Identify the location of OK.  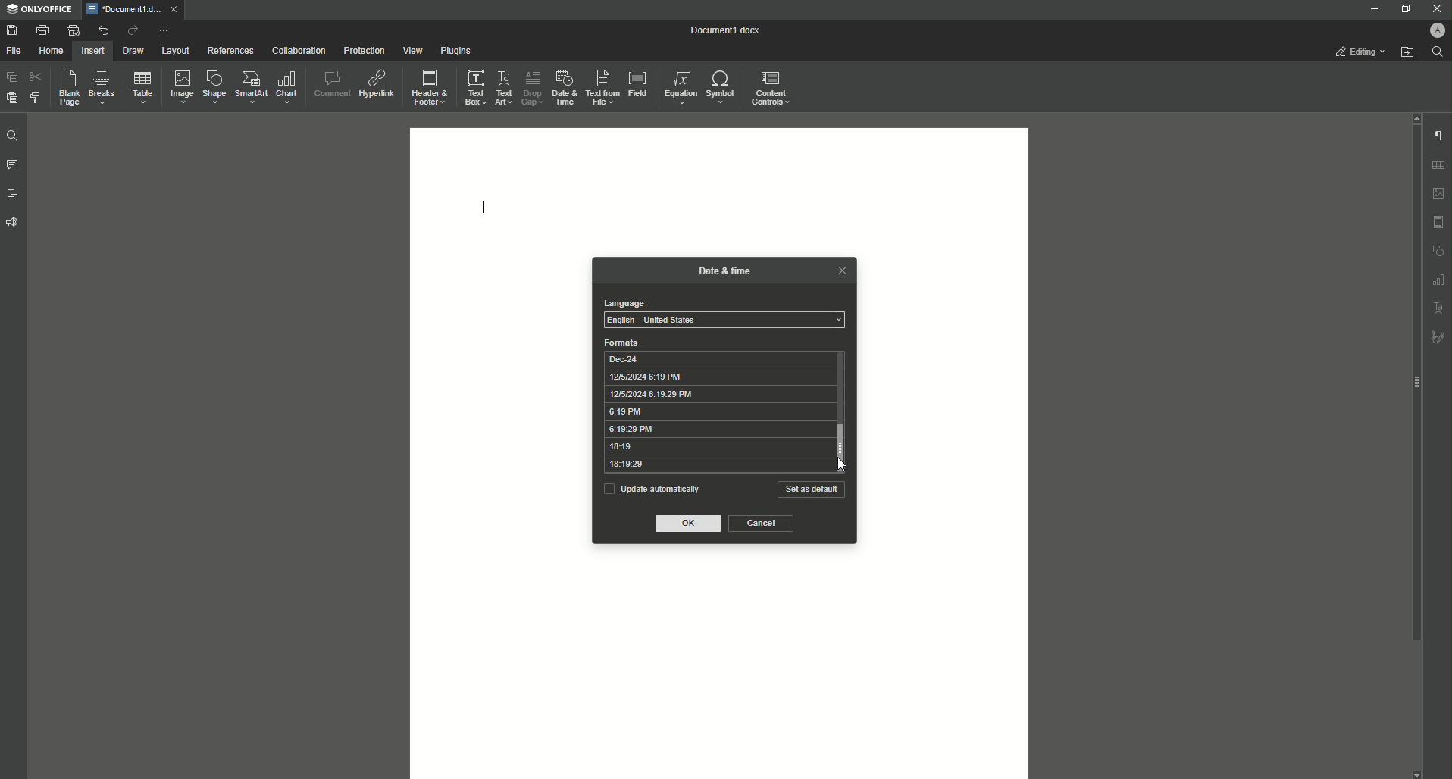
(690, 524).